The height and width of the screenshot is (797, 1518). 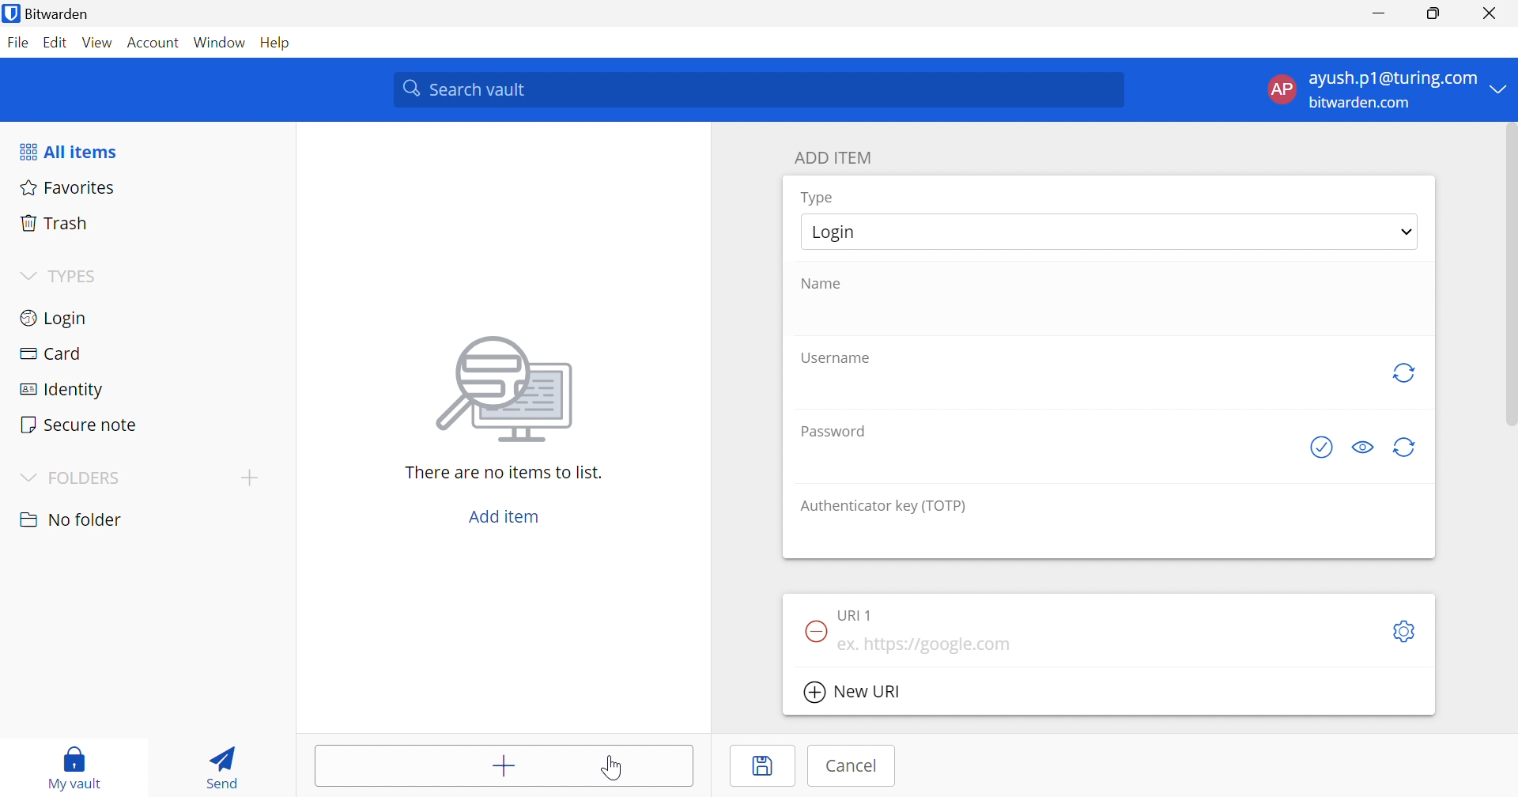 What do you see at coordinates (504, 474) in the screenshot?
I see `There are no items to list.` at bounding box center [504, 474].